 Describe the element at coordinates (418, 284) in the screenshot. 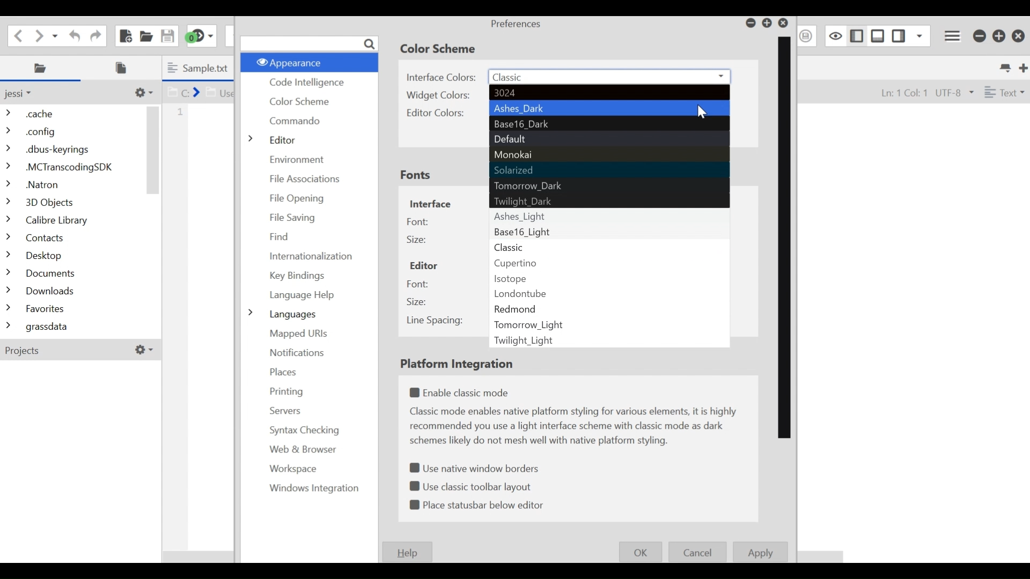

I see `Font` at that location.